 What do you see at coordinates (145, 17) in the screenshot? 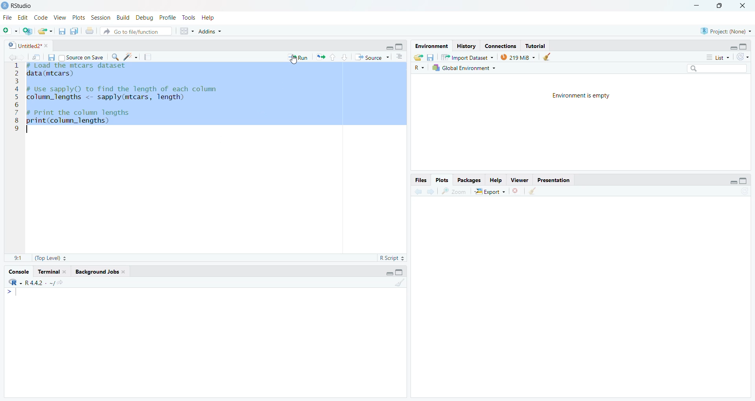
I see `Debug` at bounding box center [145, 17].